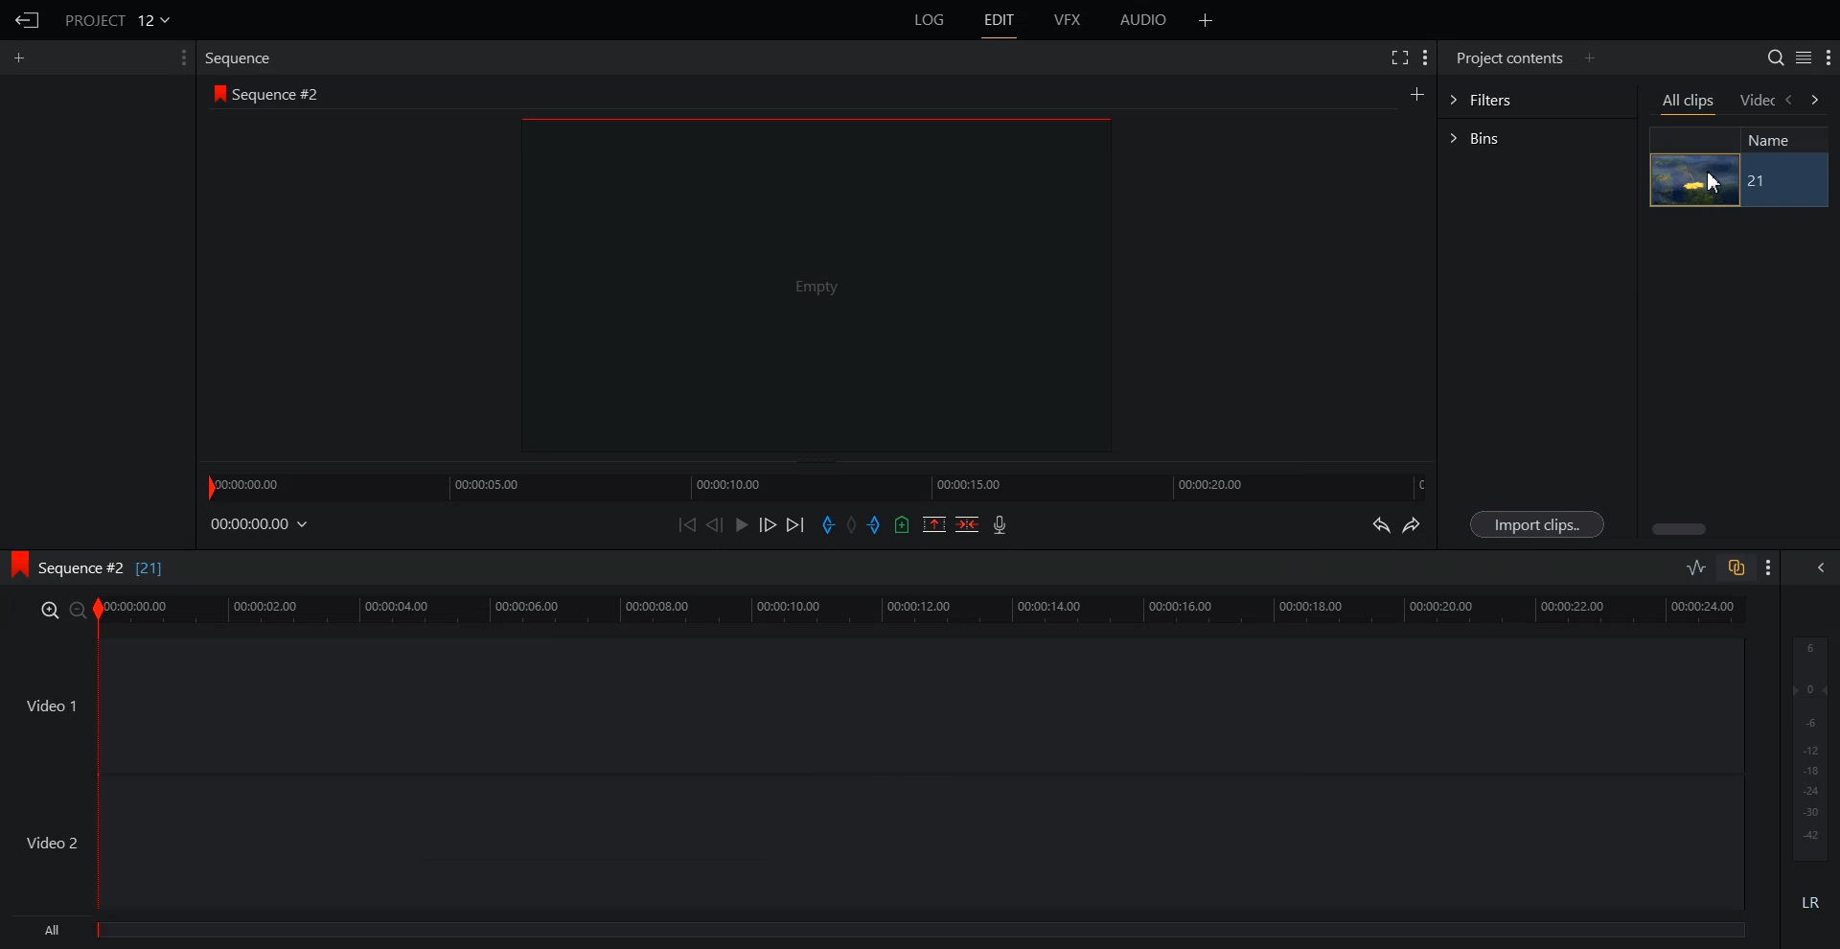 This screenshot has height=949, width=1840. I want to click on Bins, so click(1537, 136).